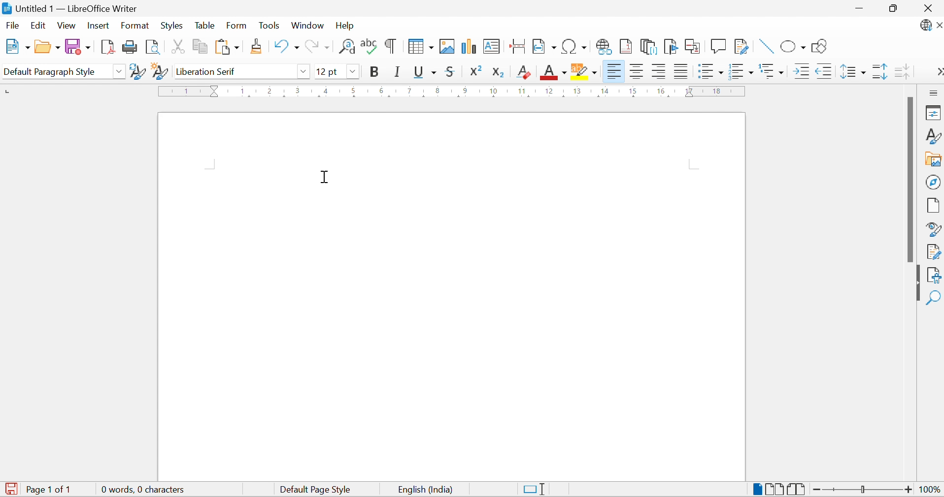 This screenshot has height=497, width=944. What do you see at coordinates (425, 73) in the screenshot?
I see `Underline` at bounding box center [425, 73].